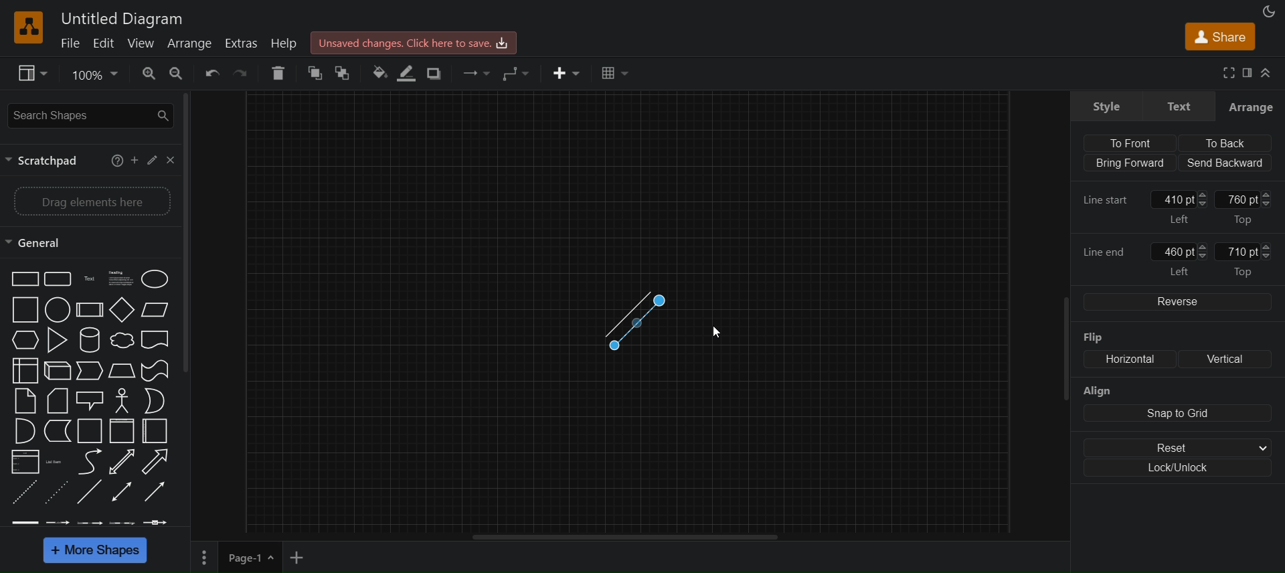 This screenshot has height=573, width=1285. Describe the element at coordinates (632, 537) in the screenshot. I see `horizontal scroll bar` at that location.